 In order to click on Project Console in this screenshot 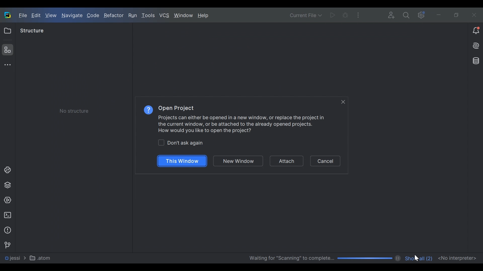, I will do `click(7, 170)`.